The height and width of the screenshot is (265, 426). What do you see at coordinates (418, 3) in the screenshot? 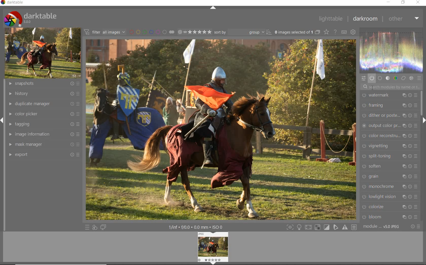
I see `close` at bounding box center [418, 3].